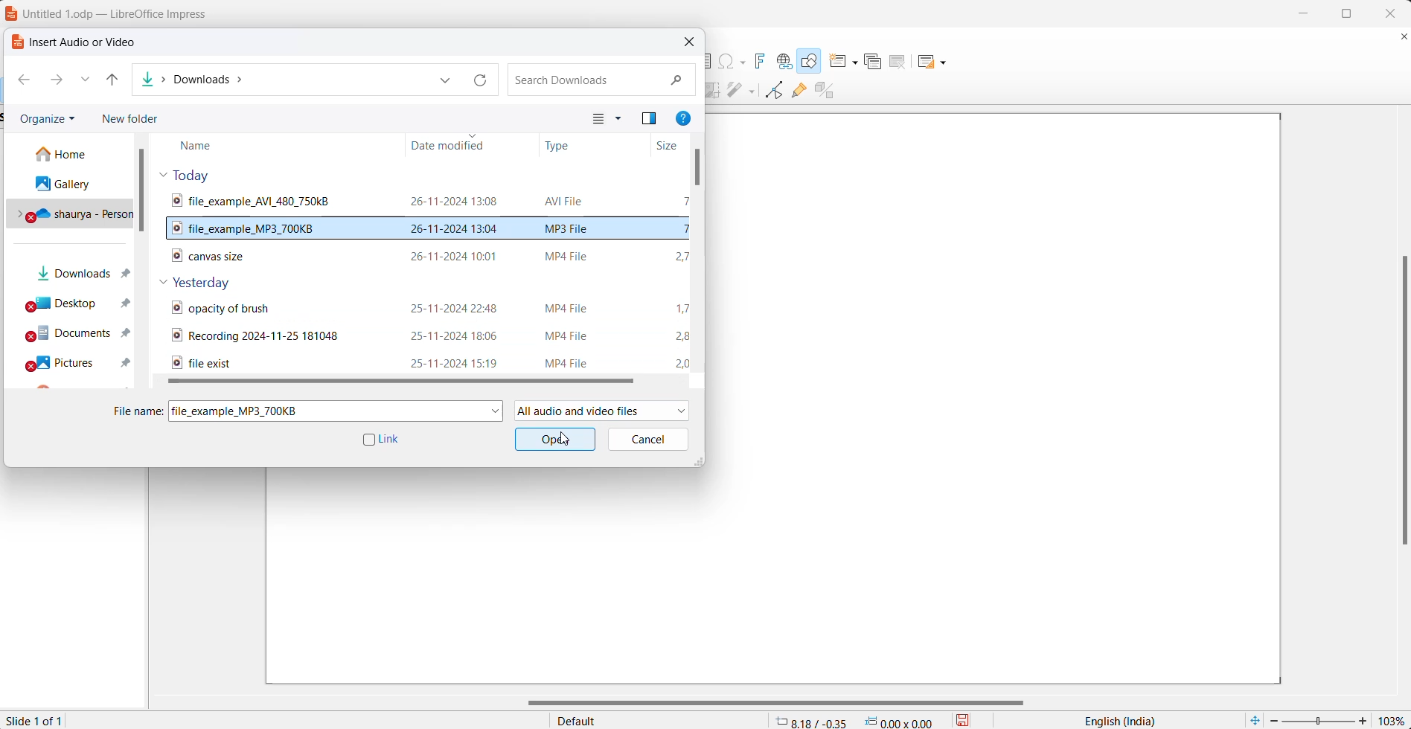 Image resolution: width=1411 pixels, height=729 pixels. Describe the element at coordinates (676, 228) in the screenshot. I see `selected audio file size` at that location.